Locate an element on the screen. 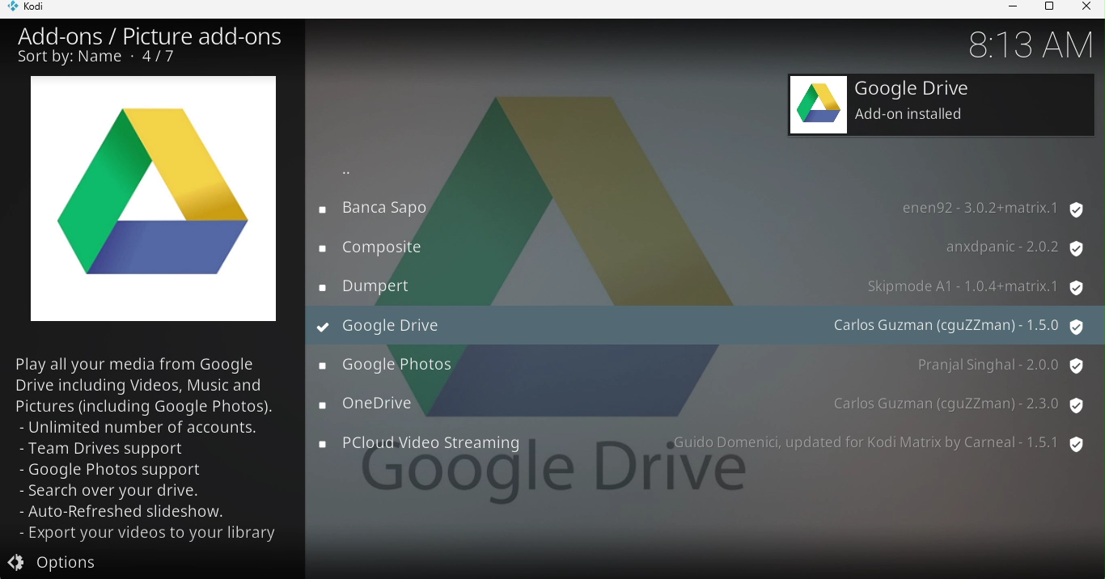 The width and height of the screenshot is (1105, 579). Time is located at coordinates (1022, 44).